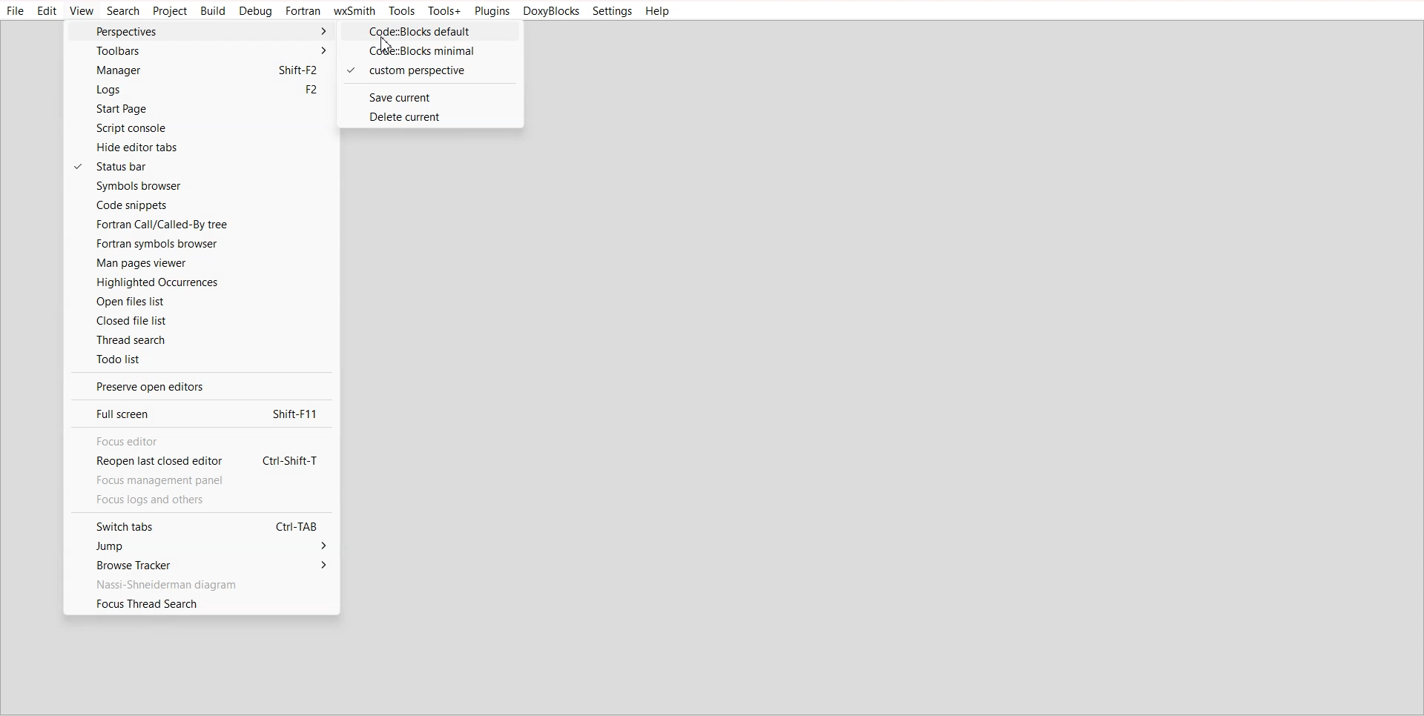 The width and height of the screenshot is (1424, 716). What do you see at coordinates (201, 147) in the screenshot?
I see `Hide editor tabs` at bounding box center [201, 147].